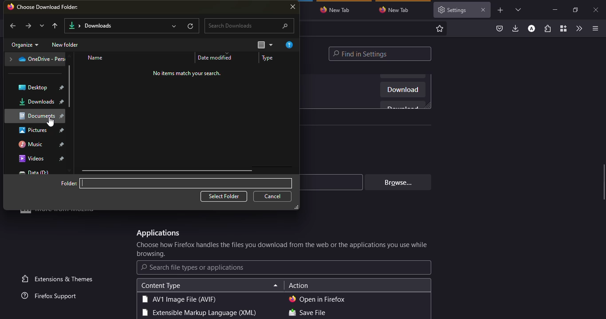 The image size is (606, 319). Describe the element at coordinates (291, 45) in the screenshot. I see `info` at that location.